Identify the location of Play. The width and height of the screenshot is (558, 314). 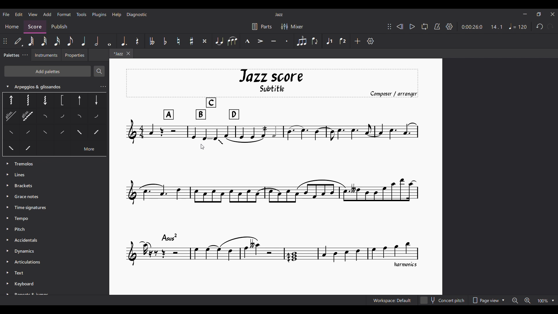
(412, 27).